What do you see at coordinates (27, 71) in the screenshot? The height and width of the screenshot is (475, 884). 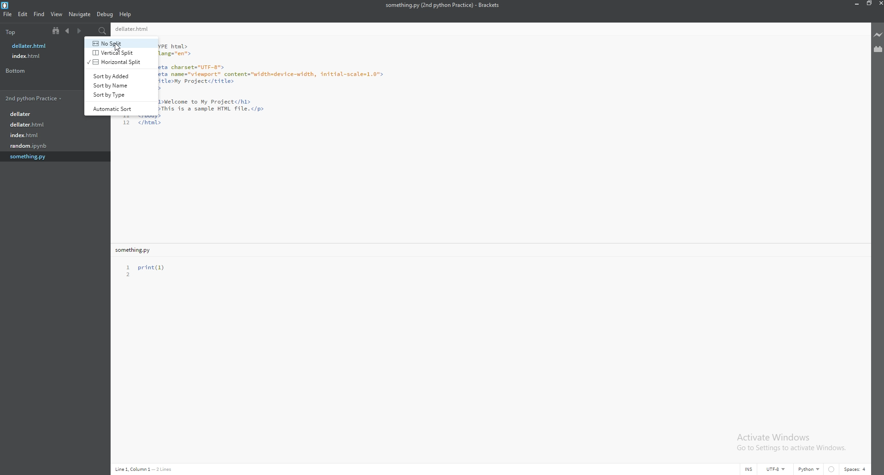 I see `bottom` at bounding box center [27, 71].